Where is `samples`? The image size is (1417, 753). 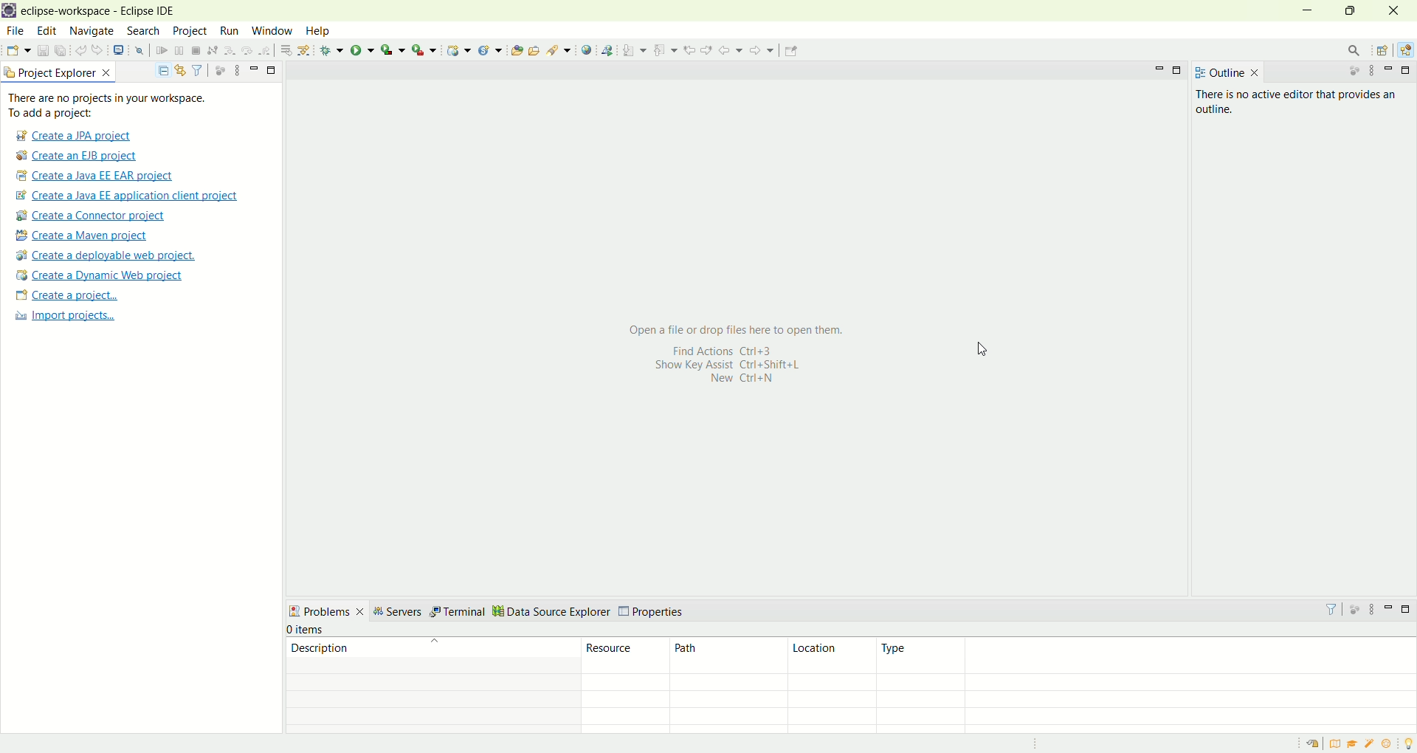 samples is located at coordinates (1373, 745).